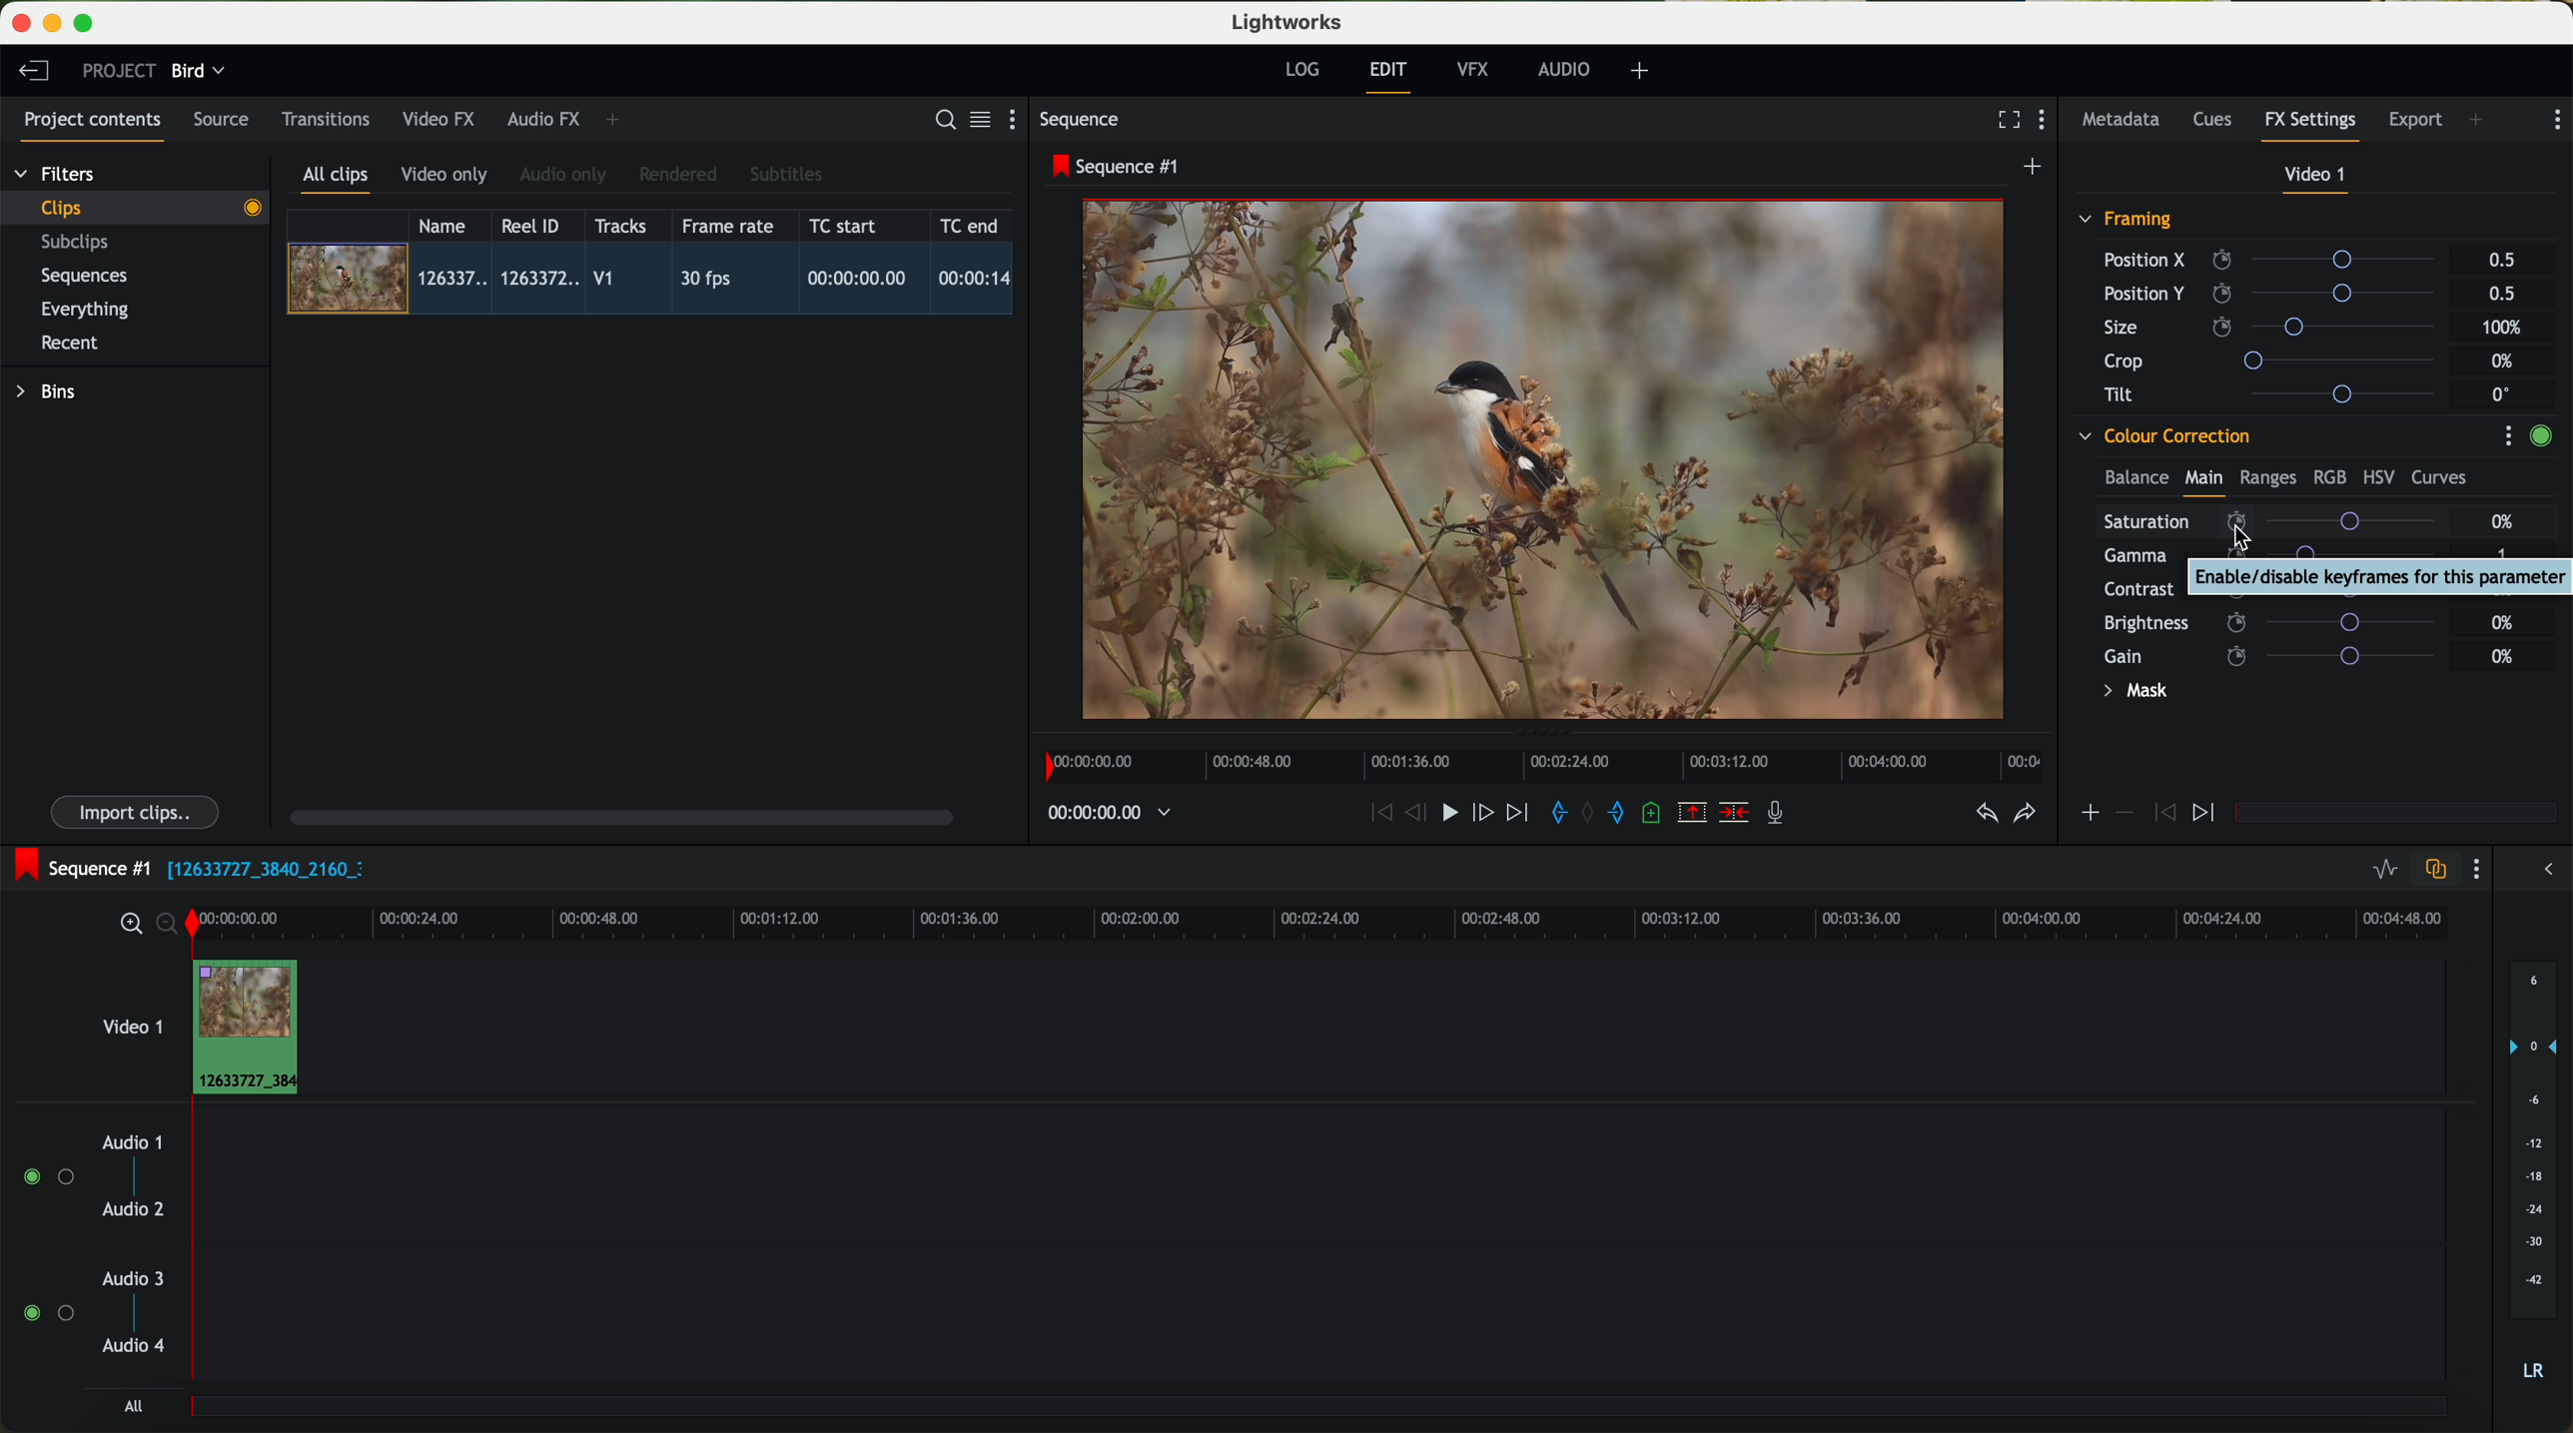 The image size is (2573, 1433). Describe the element at coordinates (80, 244) in the screenshot. I see `subclips` at that location.